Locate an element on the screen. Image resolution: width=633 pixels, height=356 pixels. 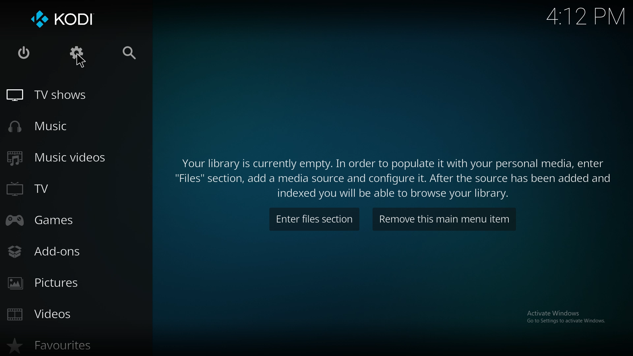
tv is located at coordinates (46, 189).